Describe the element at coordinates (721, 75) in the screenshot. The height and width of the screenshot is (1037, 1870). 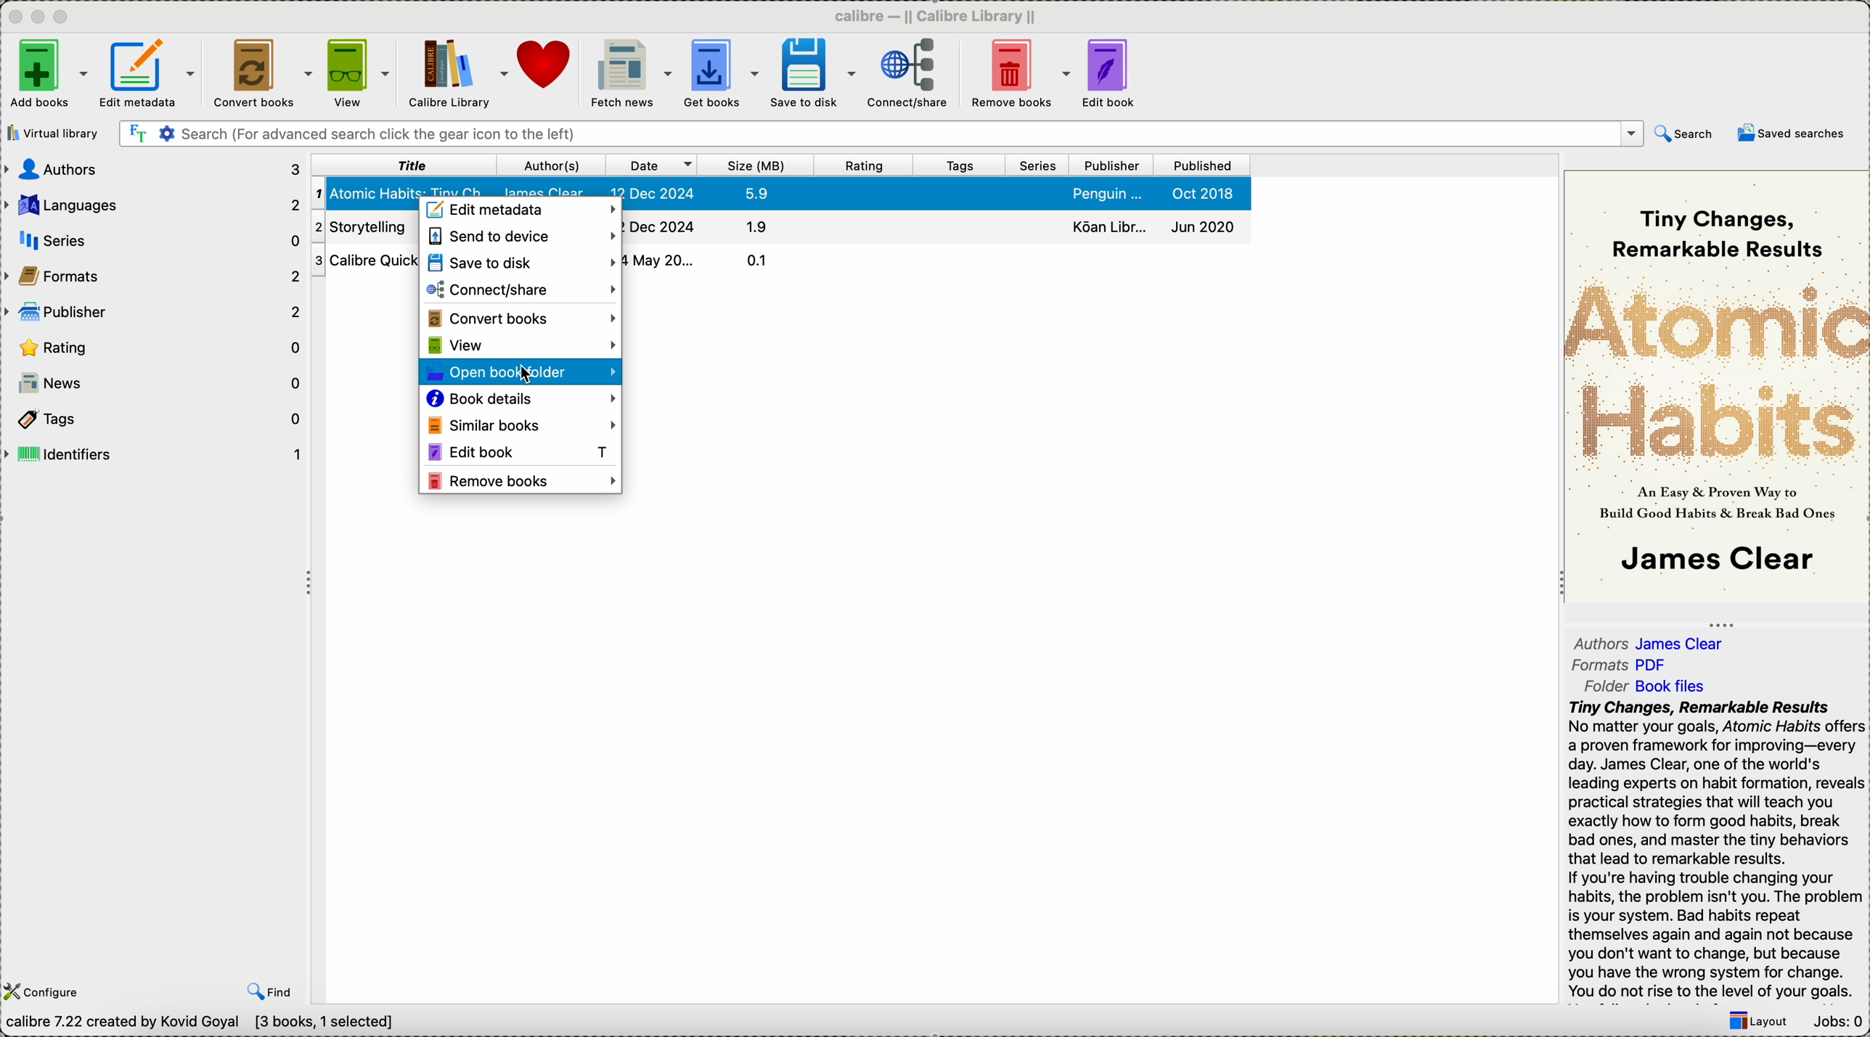
I see `get books` at that location.